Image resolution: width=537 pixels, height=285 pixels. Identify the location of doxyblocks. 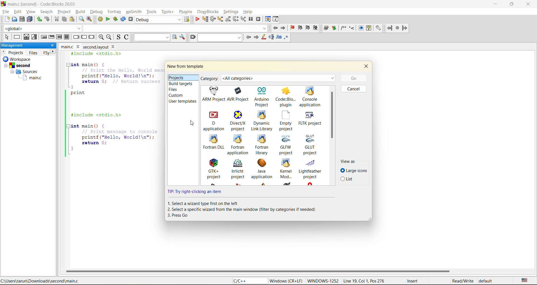
(209, 11).